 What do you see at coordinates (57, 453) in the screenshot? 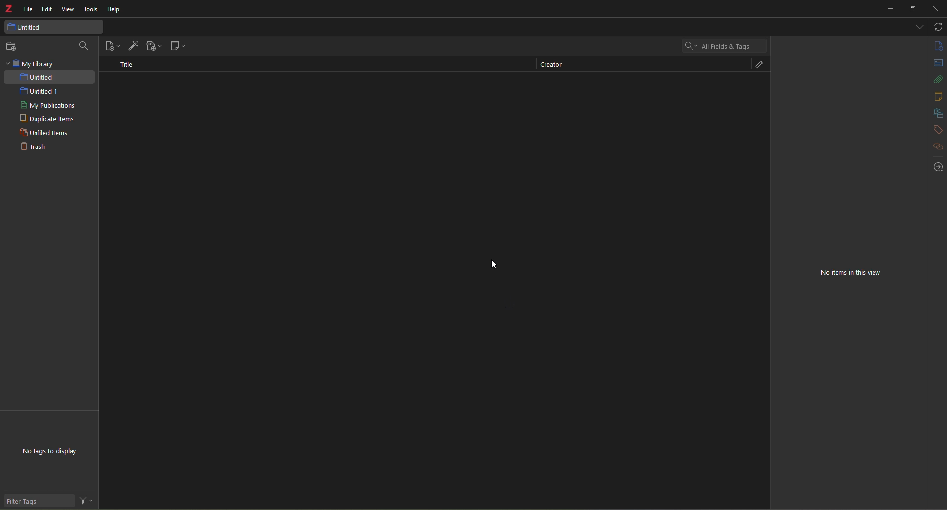
I see `no tags` at bounding box center [57, 453].